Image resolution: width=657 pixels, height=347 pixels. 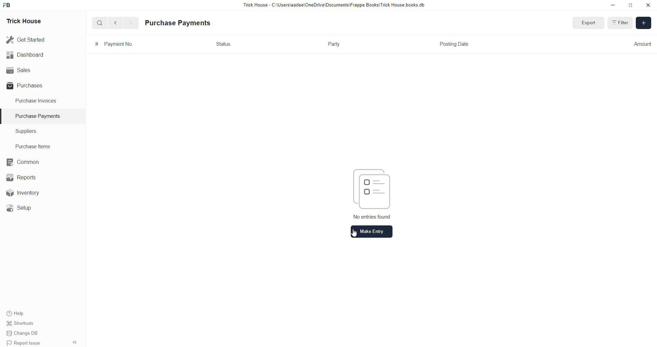 I want to click on close, so click(x=648, y=5).